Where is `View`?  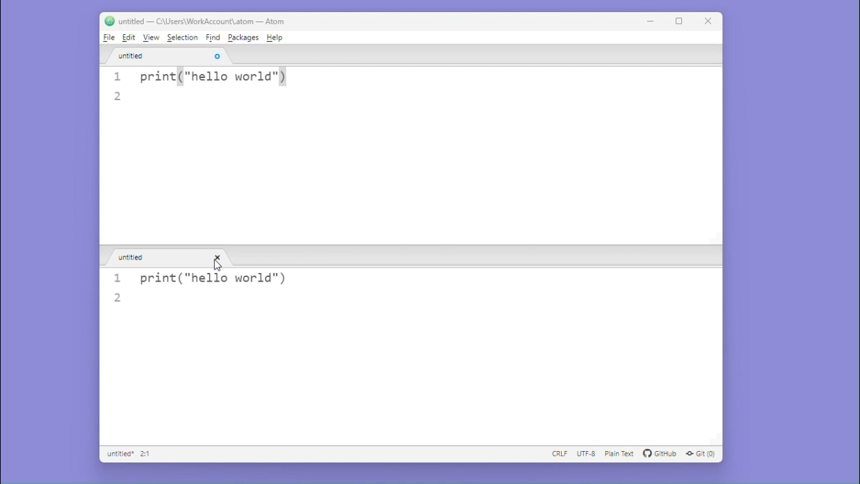
View is located at coordinates (153, 38).